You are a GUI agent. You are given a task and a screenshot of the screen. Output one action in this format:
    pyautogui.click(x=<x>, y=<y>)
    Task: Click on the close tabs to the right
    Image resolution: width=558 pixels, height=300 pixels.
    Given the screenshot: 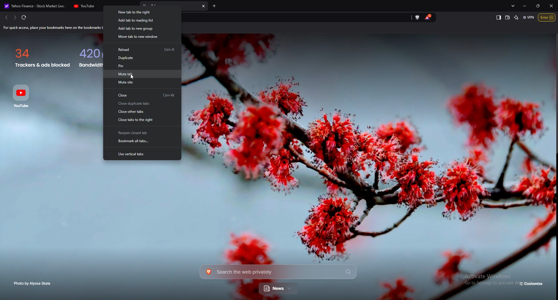 What is the action you would take?
    pyautogui.click(x=142, y=120)
    